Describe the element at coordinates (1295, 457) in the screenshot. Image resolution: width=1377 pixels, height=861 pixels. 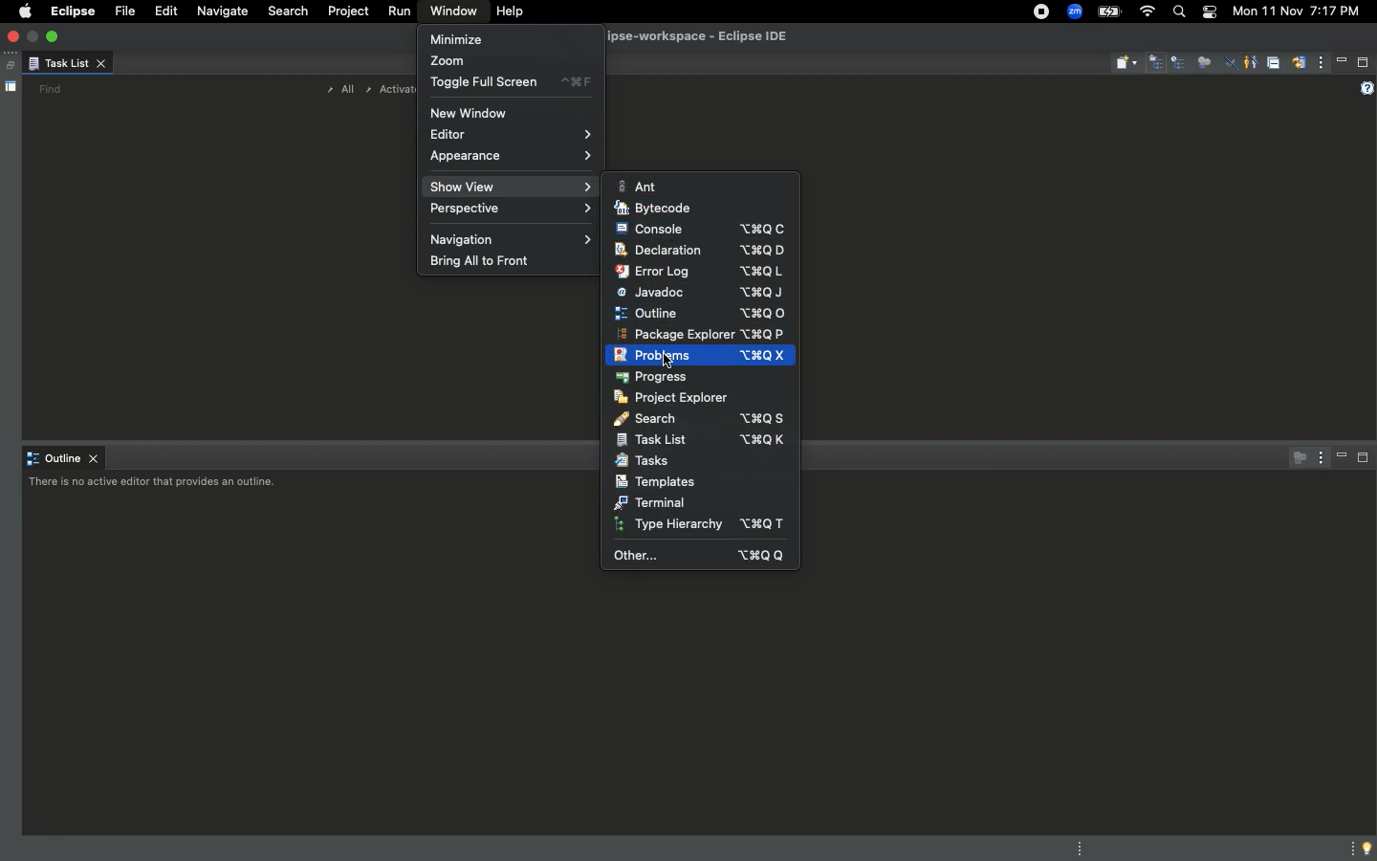
I see `Focus on active tasks` at that location.